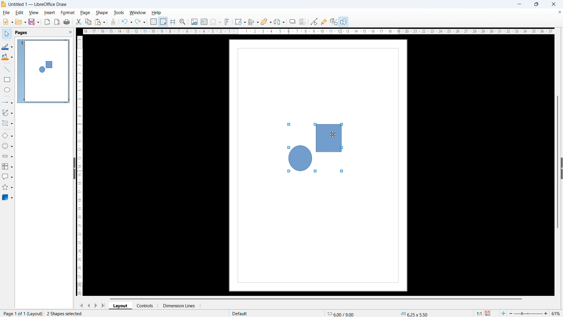 The image size is (563, 317). What do you see at coordinates (303, 21) in the screenshot?
I see `crop image` at bounding box center [303, 21].